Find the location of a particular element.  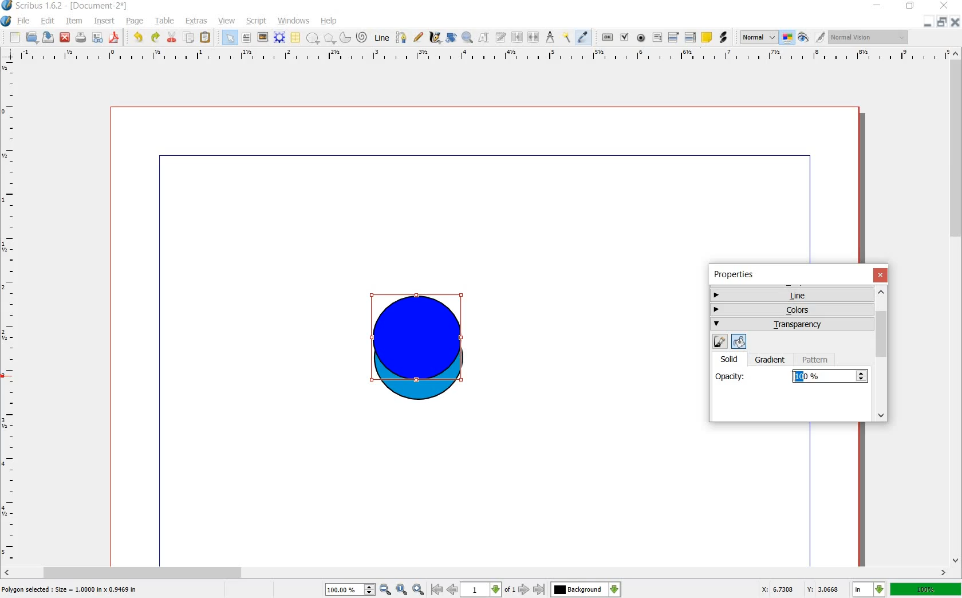

Increase or decrease opacity is located at coordinates (862, 377).